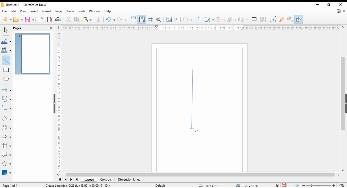 The width and height of the screenshot is (347, 188). What do you see at coordinates (82, 11) in the screenshot?
I see `tools` at bounding box center [82, 11].